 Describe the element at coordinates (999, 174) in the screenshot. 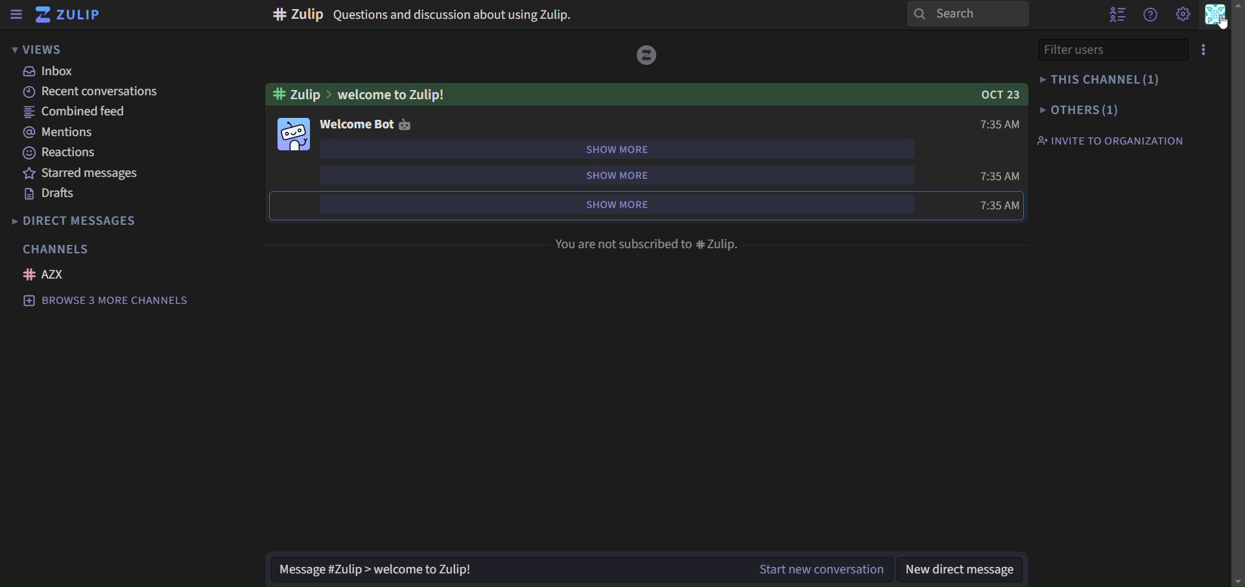

I see `7:35am` at that location.